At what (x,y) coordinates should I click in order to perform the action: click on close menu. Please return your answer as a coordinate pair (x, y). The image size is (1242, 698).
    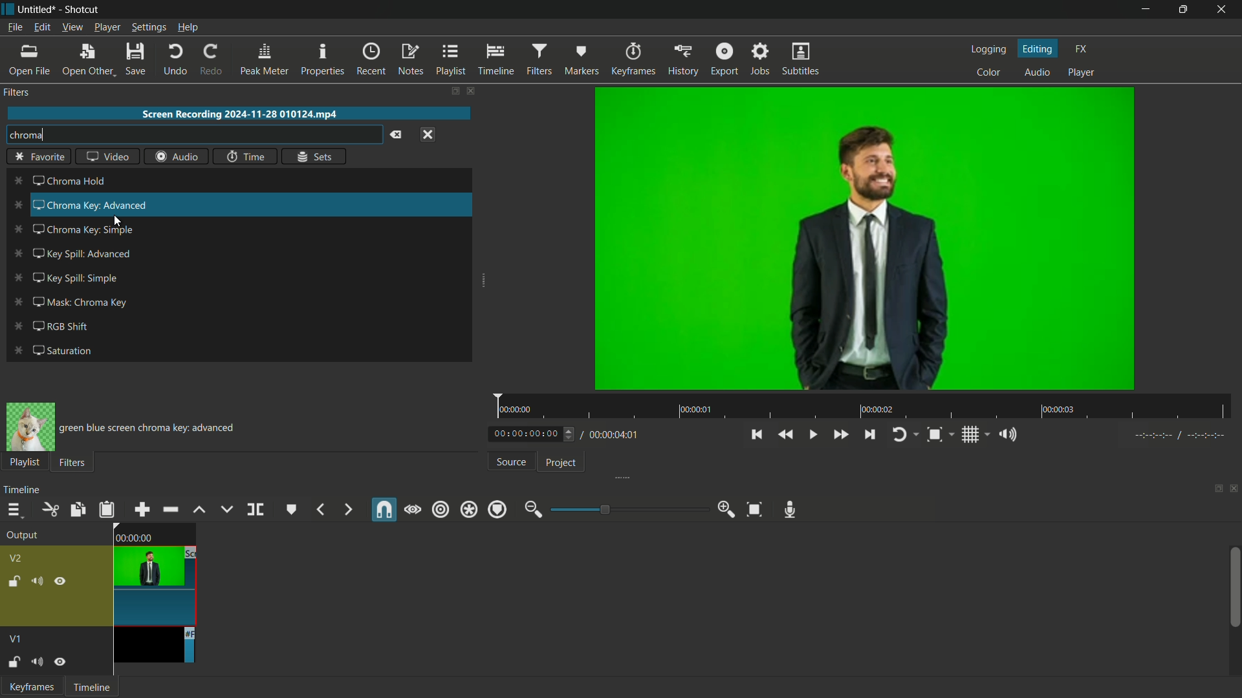
    Looking at the image, I should click on (428, 134).